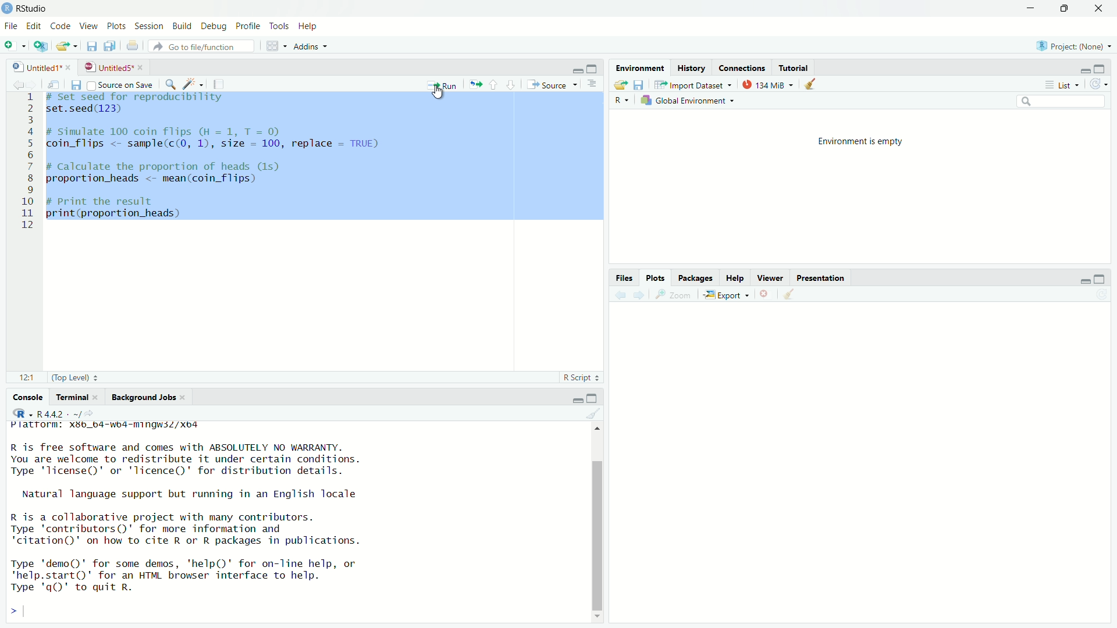 The height and width of the screenshot is (628, 1117). Describe the element at coordinates (143, 398) in the screenshot. I see `background jobs` at that location.